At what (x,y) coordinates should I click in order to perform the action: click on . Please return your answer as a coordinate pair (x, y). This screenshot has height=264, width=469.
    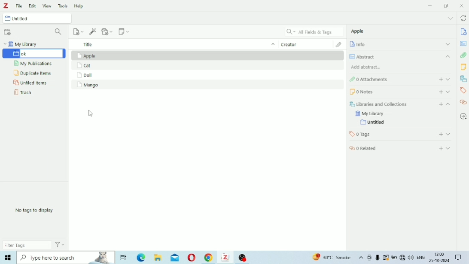
    Looking at the image, I should click on (458, 257).